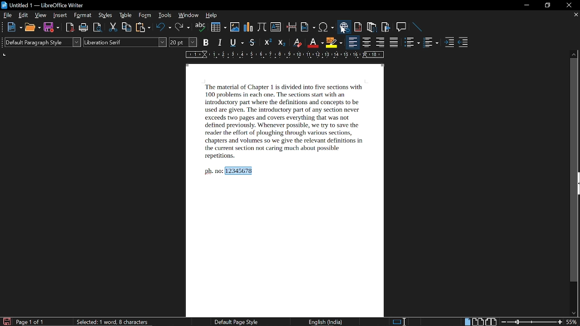 The width and height of the screenshot is (580, 326). What do you see at coordinates (262, 27) in the screenshot?
I see `insert formula` at bounding box center [262, 27].